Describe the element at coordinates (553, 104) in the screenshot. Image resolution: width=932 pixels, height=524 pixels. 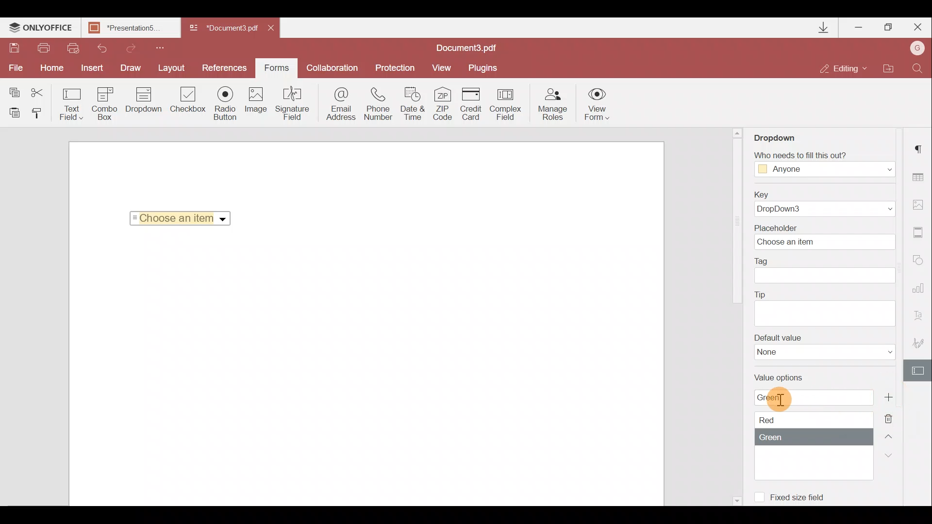
I see `Manage roles` at that location.